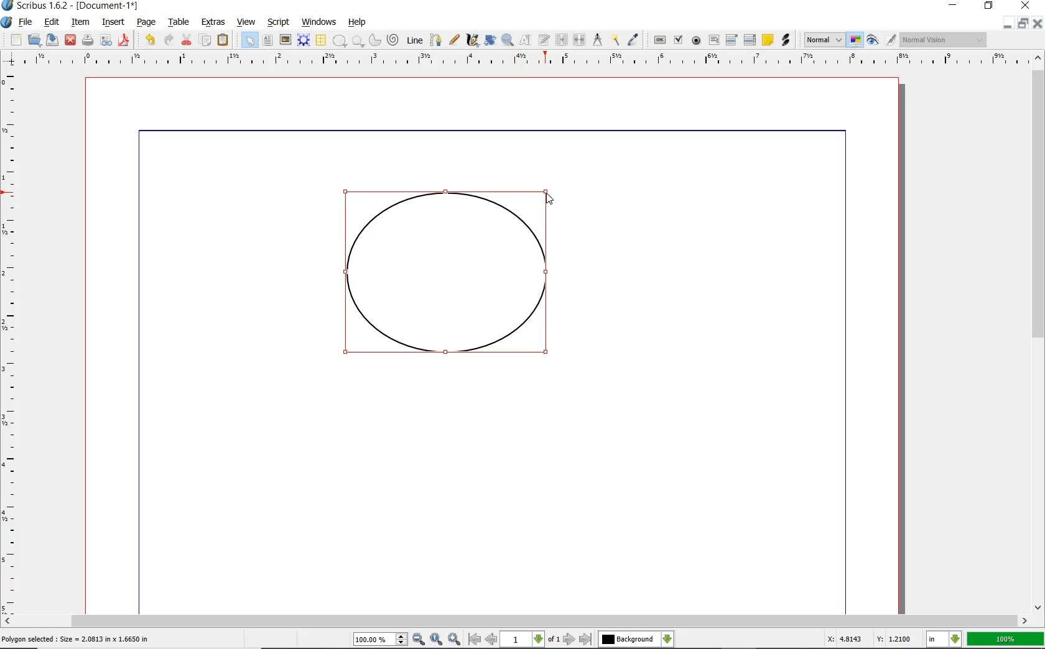 This screenshot has height=649, width=1045. I want to click on RENDER FRAME, so click(302, 40).